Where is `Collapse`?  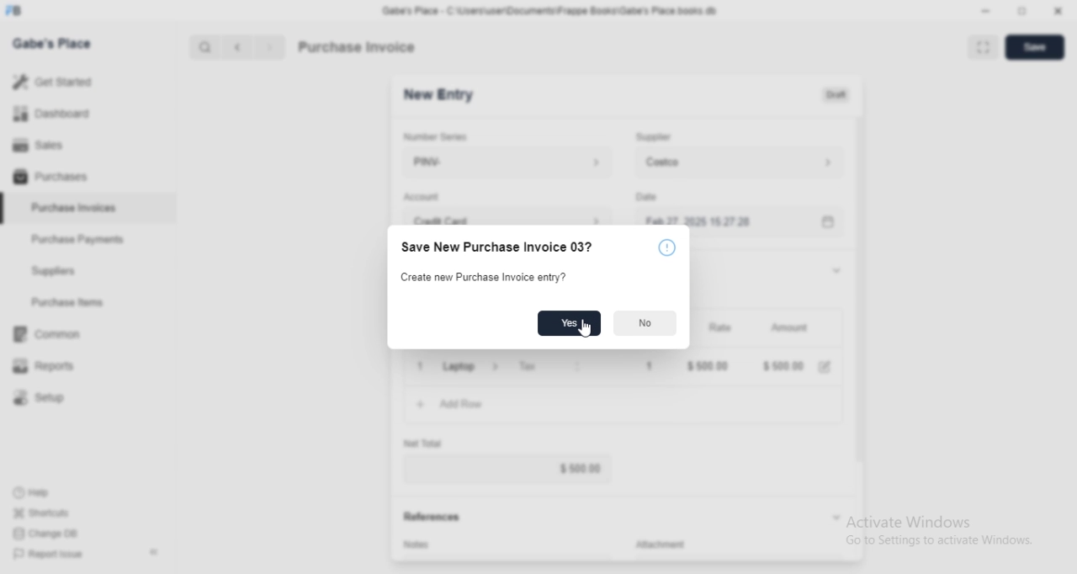 Collapse is located at coordinates (836, 270).